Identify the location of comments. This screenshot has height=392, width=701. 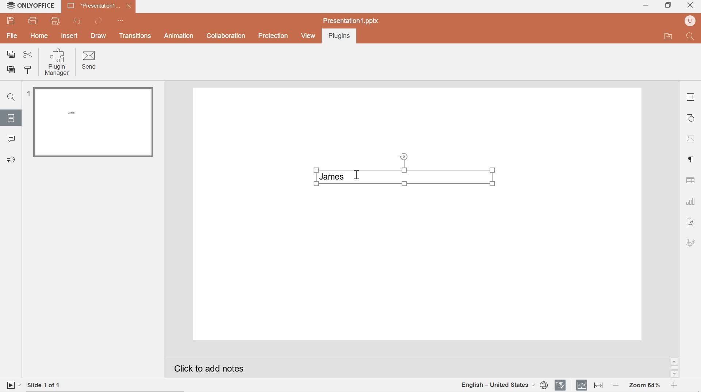
(12, 139).